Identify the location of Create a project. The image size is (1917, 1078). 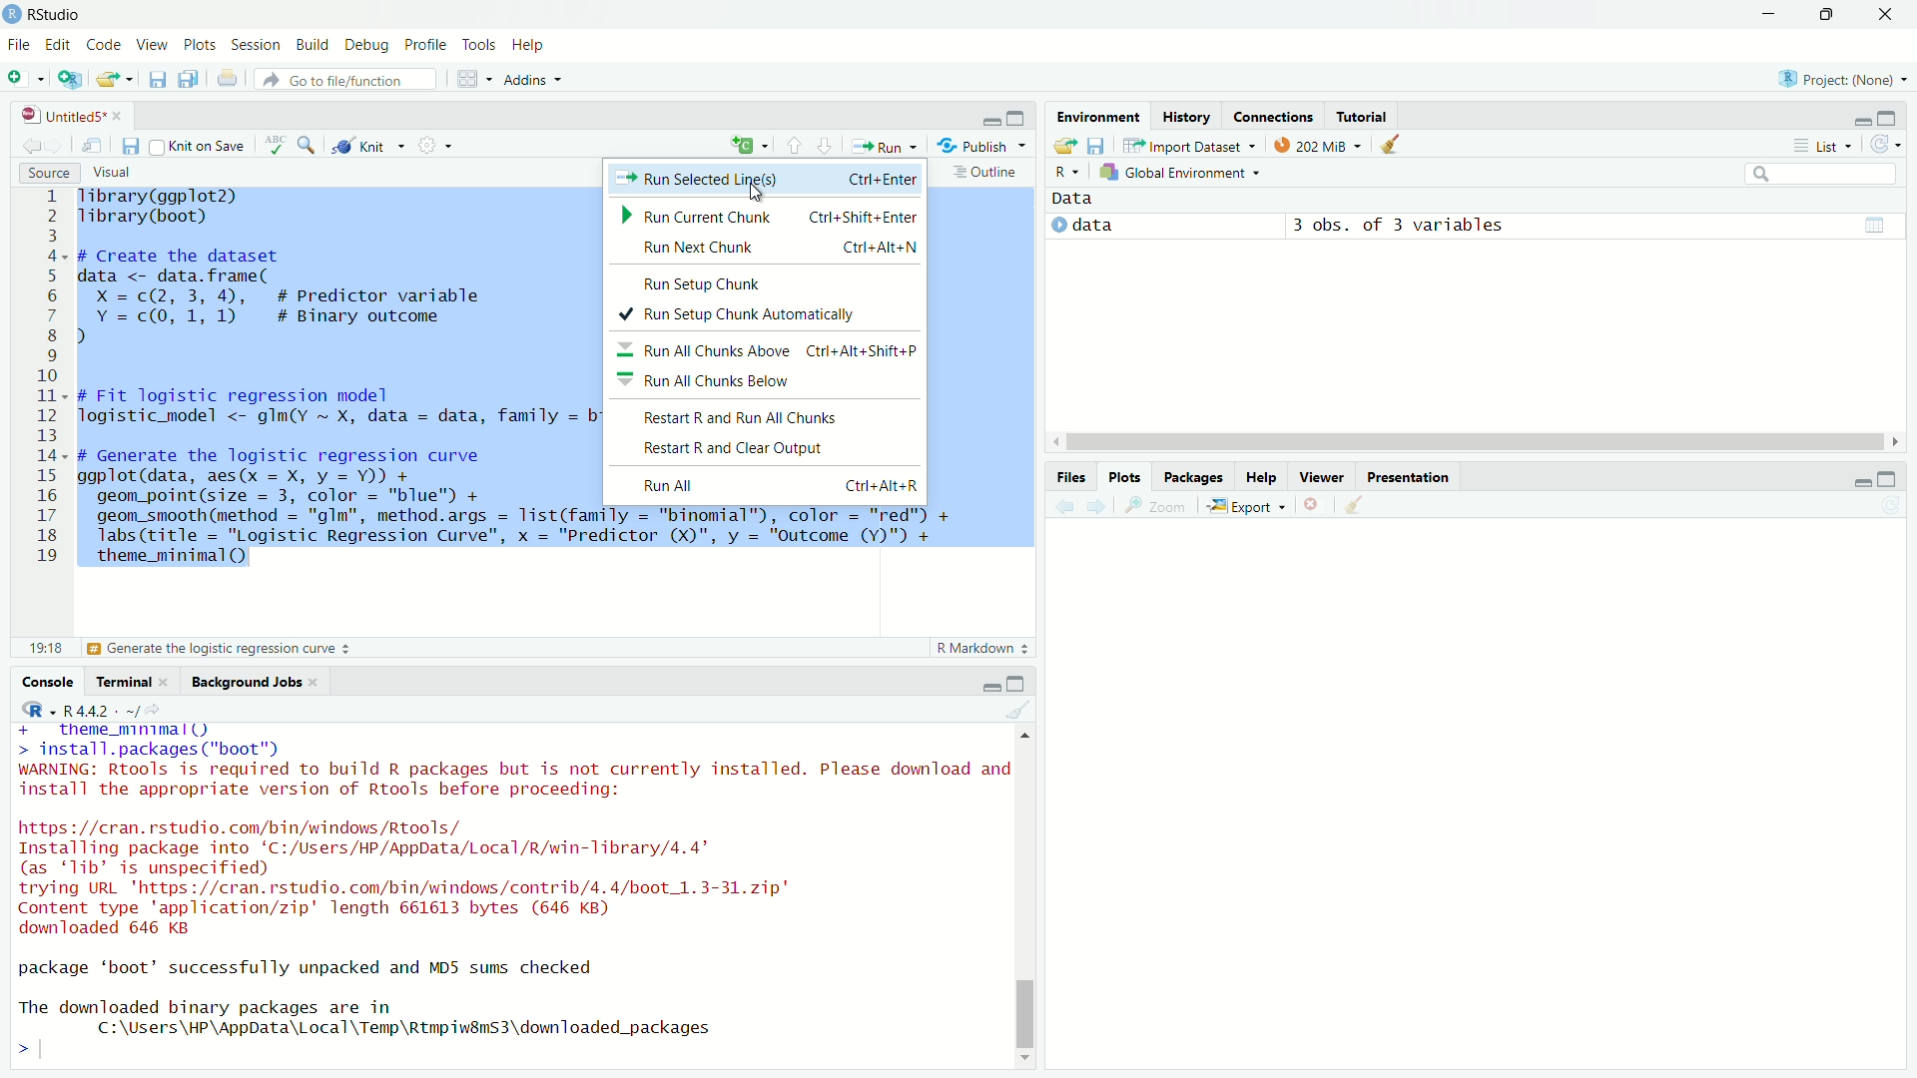
(69, 79).